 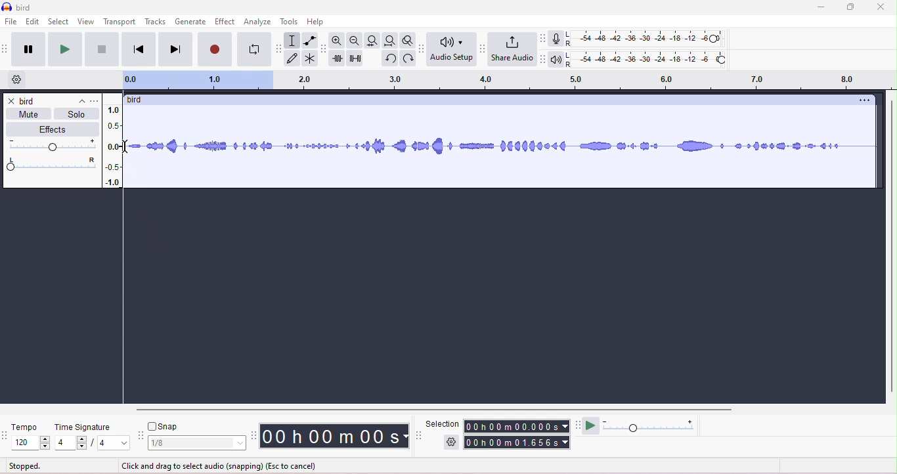 What do you see at coordinates (6, 433) in the screenshot?
I see `time signature toolbar` at bounding box center [6, 433].